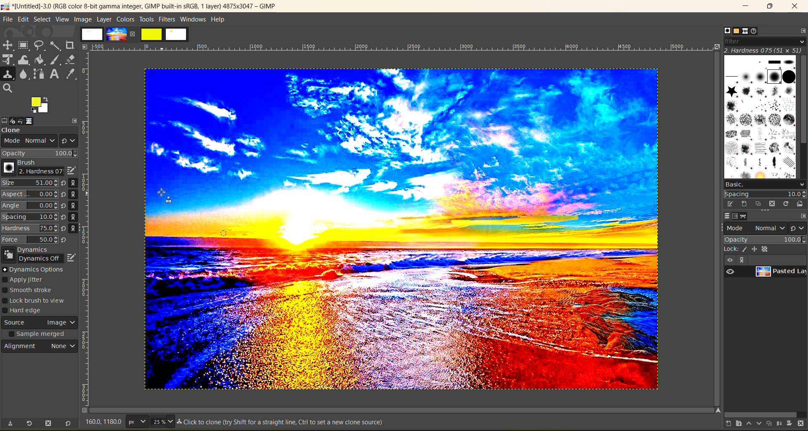  Describe the element at coordinates (760, 413) in the screenshot. I see `horizontal scroll bar` at that location.